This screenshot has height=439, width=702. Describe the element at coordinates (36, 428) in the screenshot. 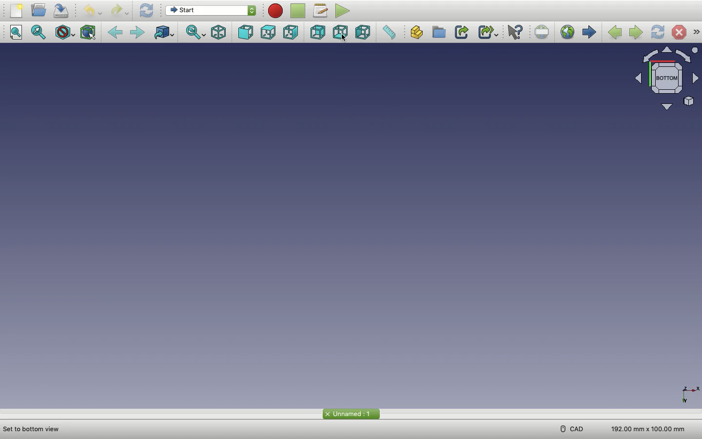

I see `Address` at that location.